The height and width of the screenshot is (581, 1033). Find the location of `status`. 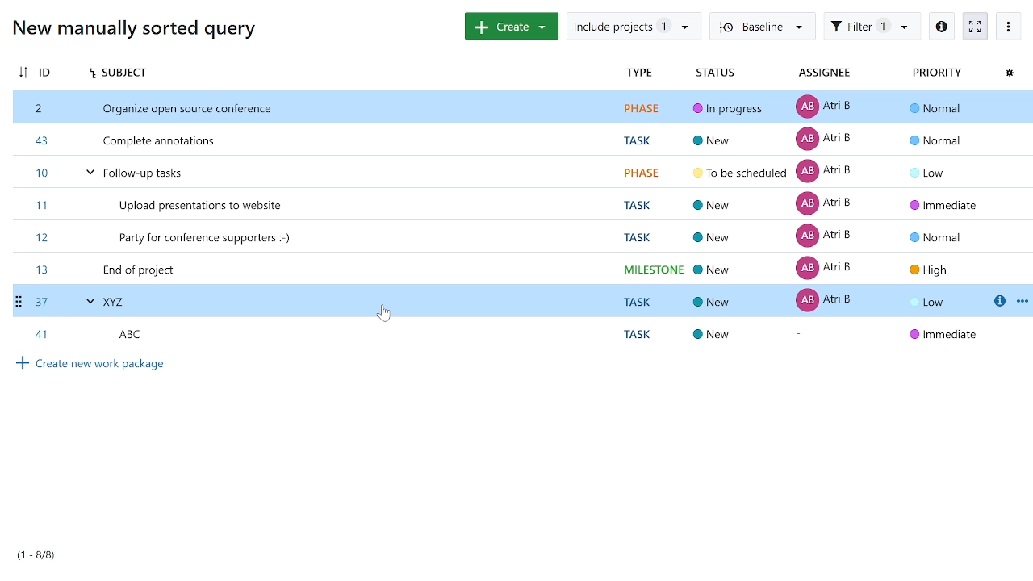

status is located at coordinates (717, 74).